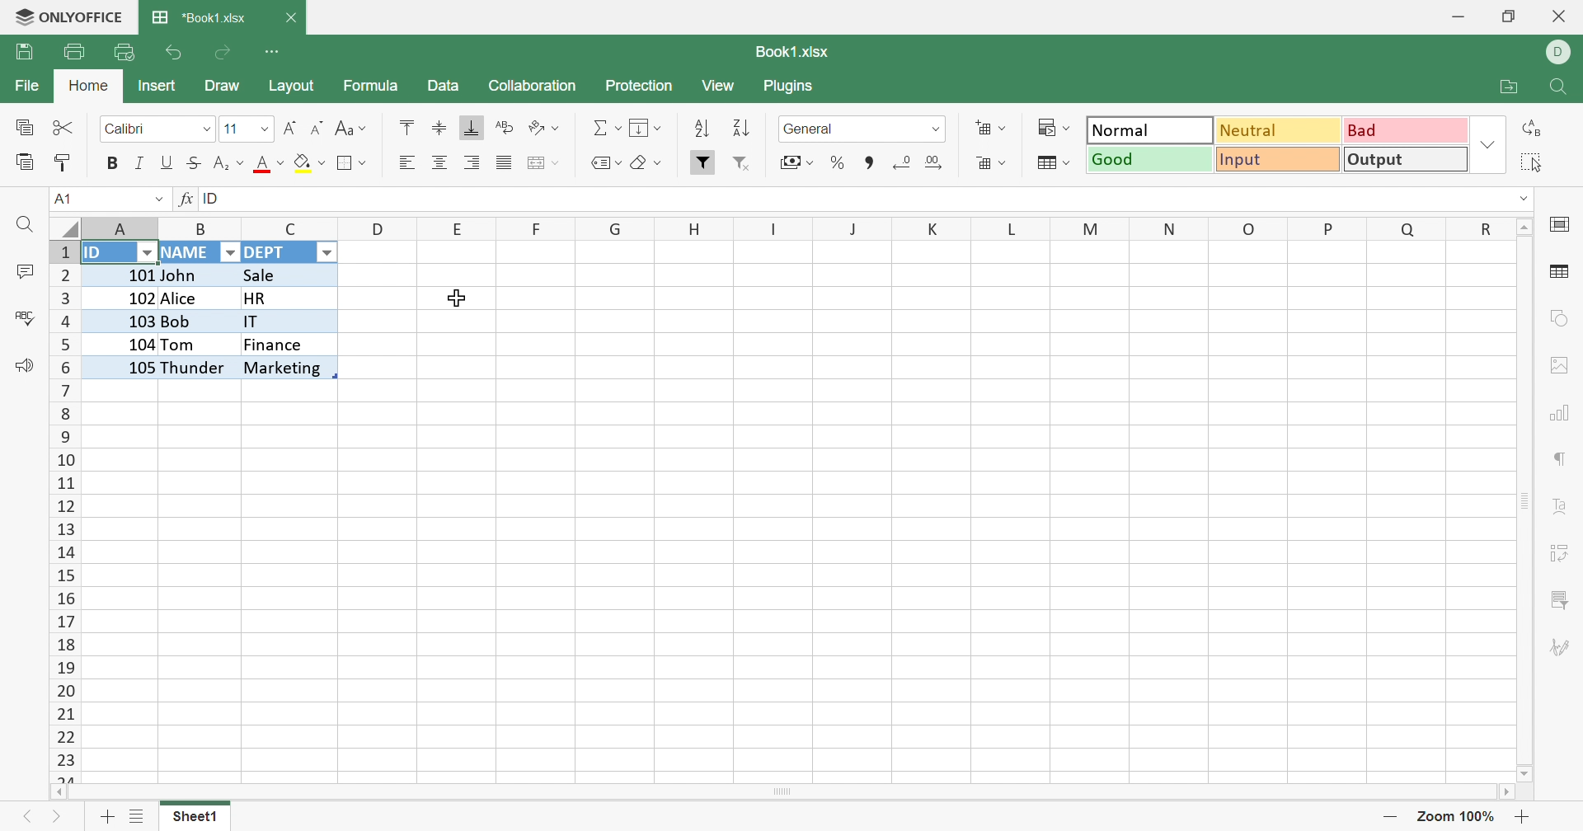 The height and width of the screenshot is (831, 1583). What do you see at coordinates (185, 299) in the screenshot?
I see `Alice` at bounding box center [185, 299].